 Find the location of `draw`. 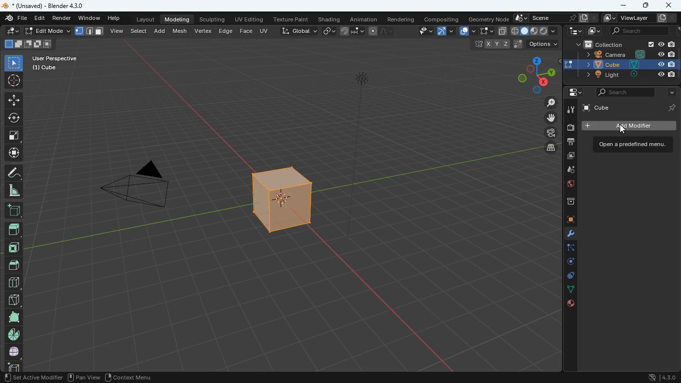

draw is located at coordinates (381, 30).